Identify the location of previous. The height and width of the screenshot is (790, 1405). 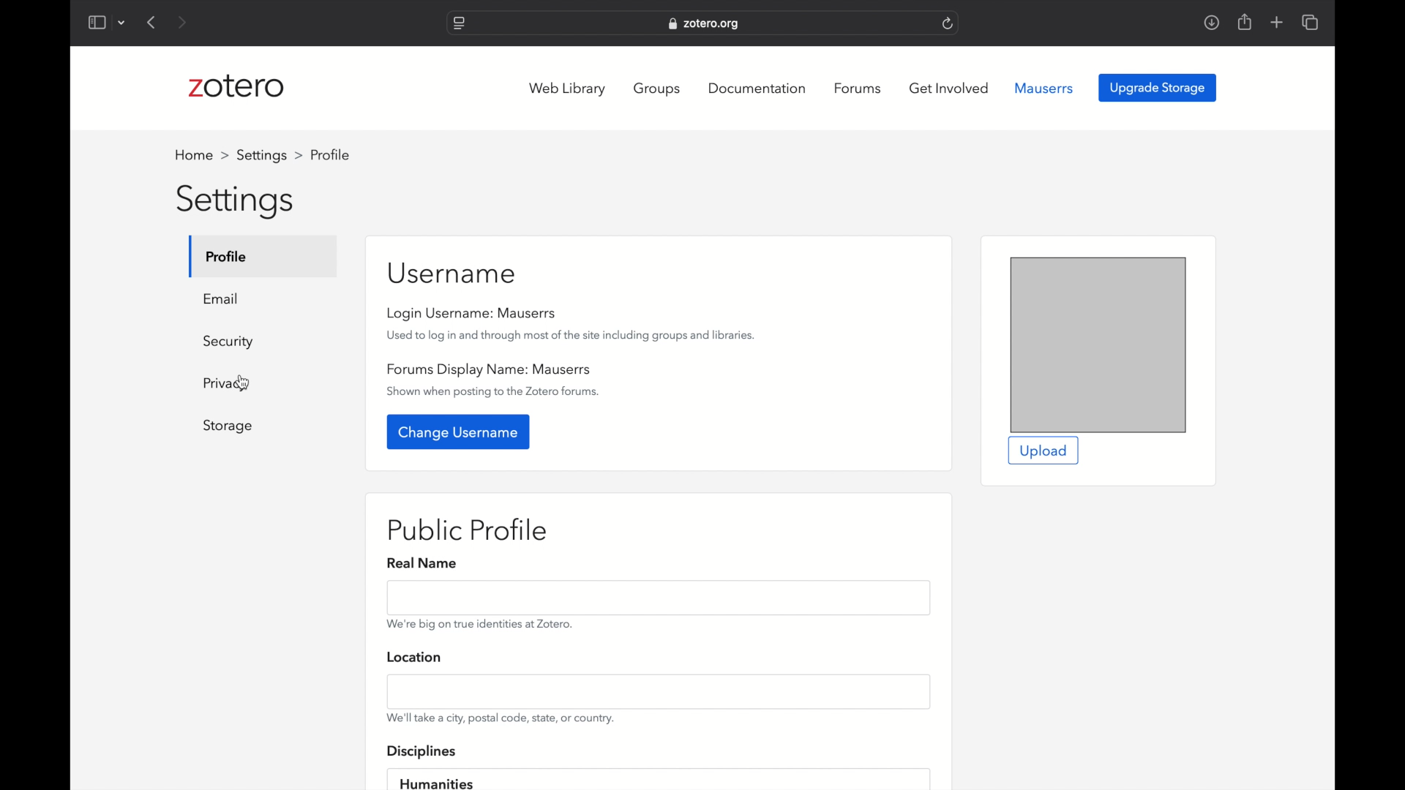
(152, 22).